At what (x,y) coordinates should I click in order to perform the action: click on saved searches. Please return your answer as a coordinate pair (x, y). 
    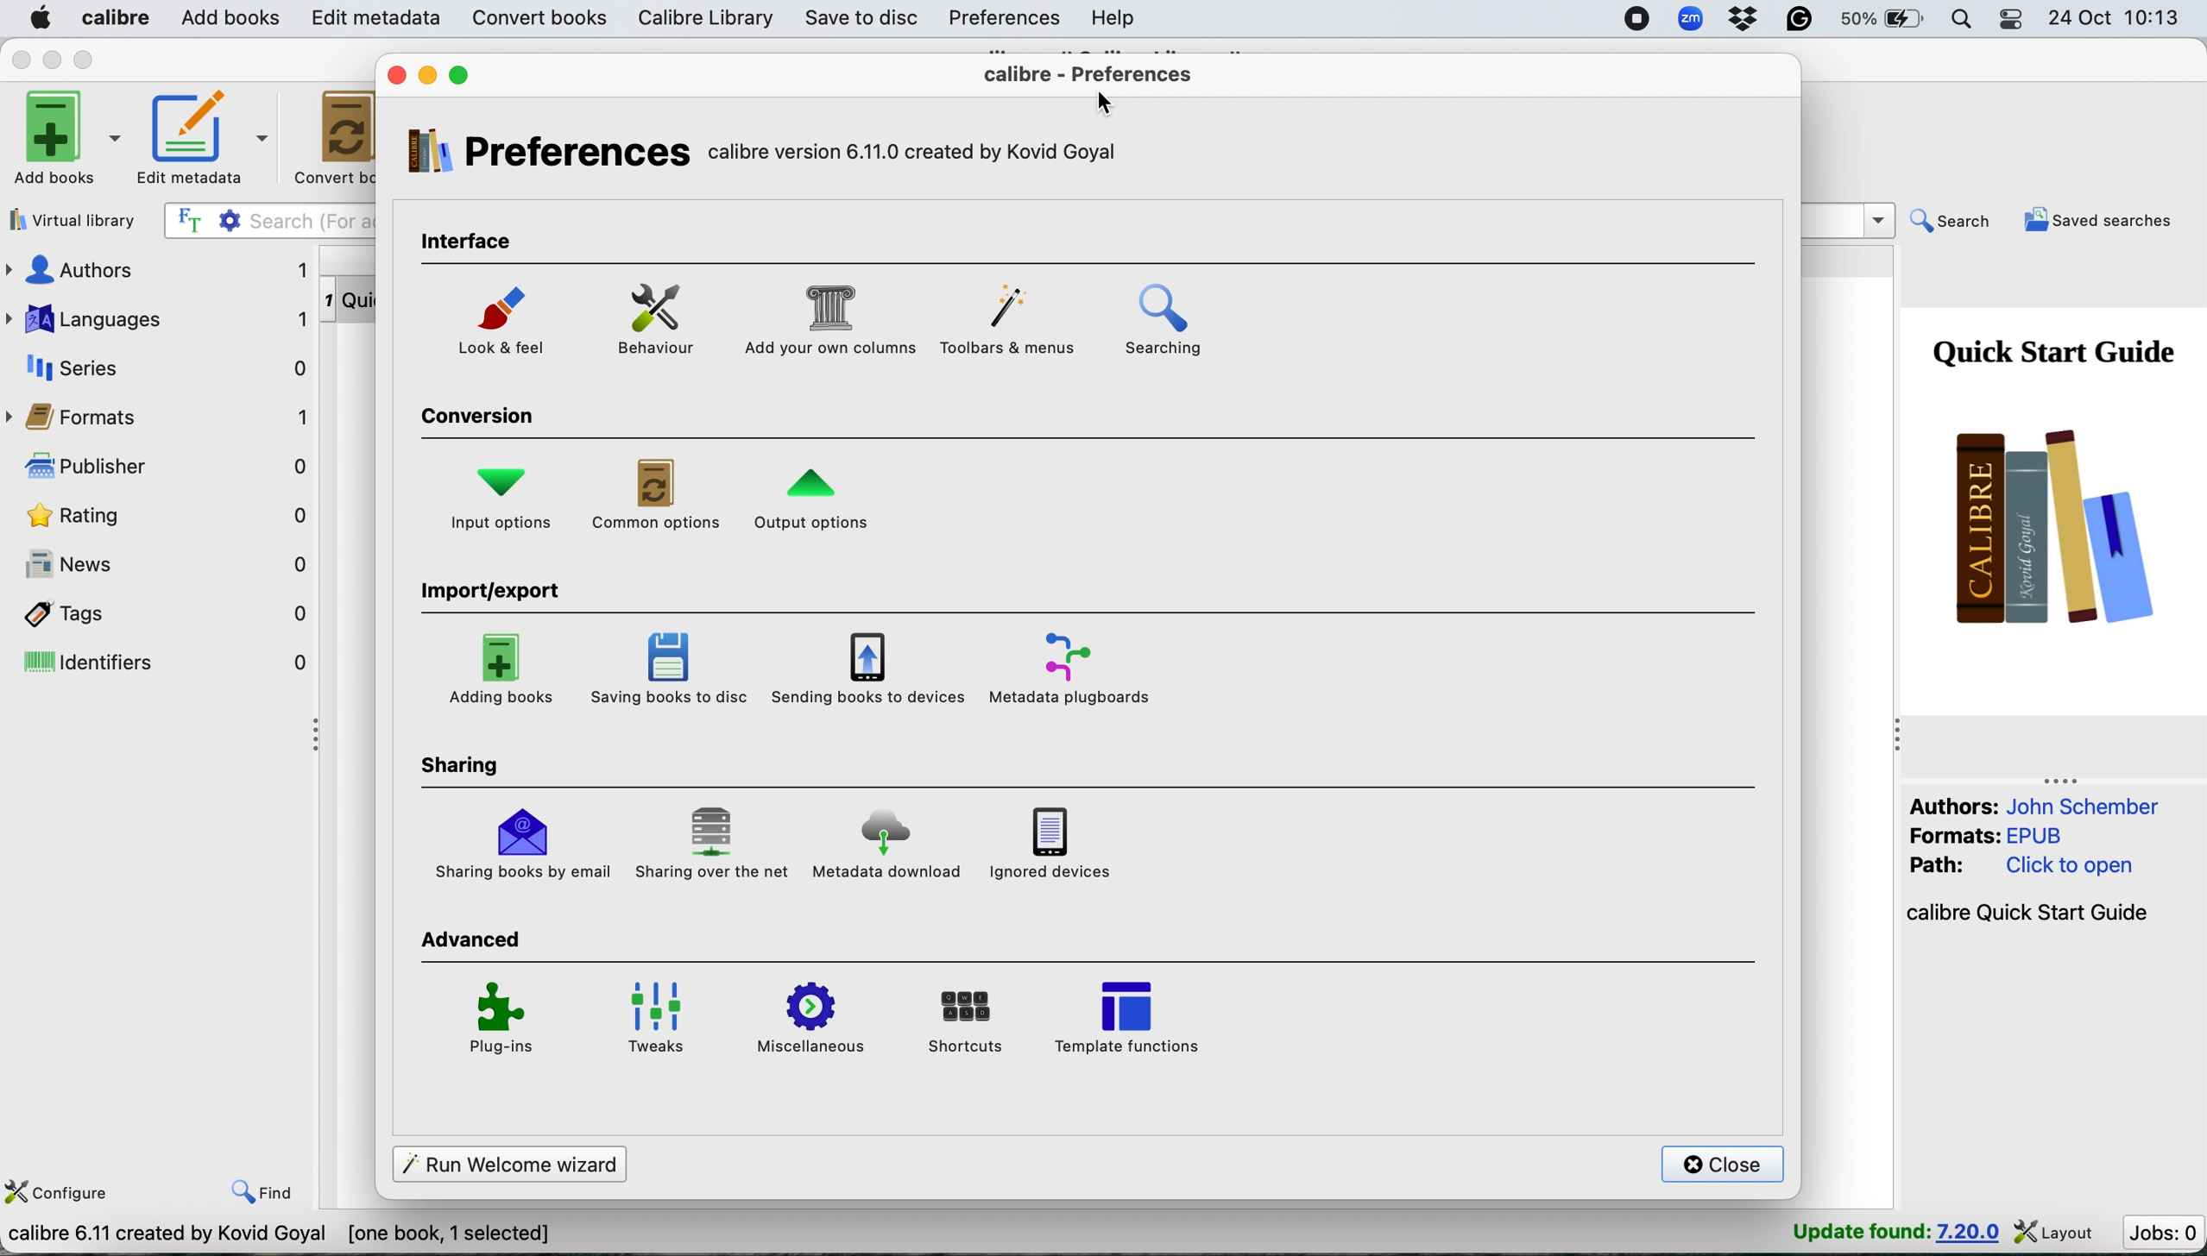
    Looking at the image, I should click on (2103, 218).